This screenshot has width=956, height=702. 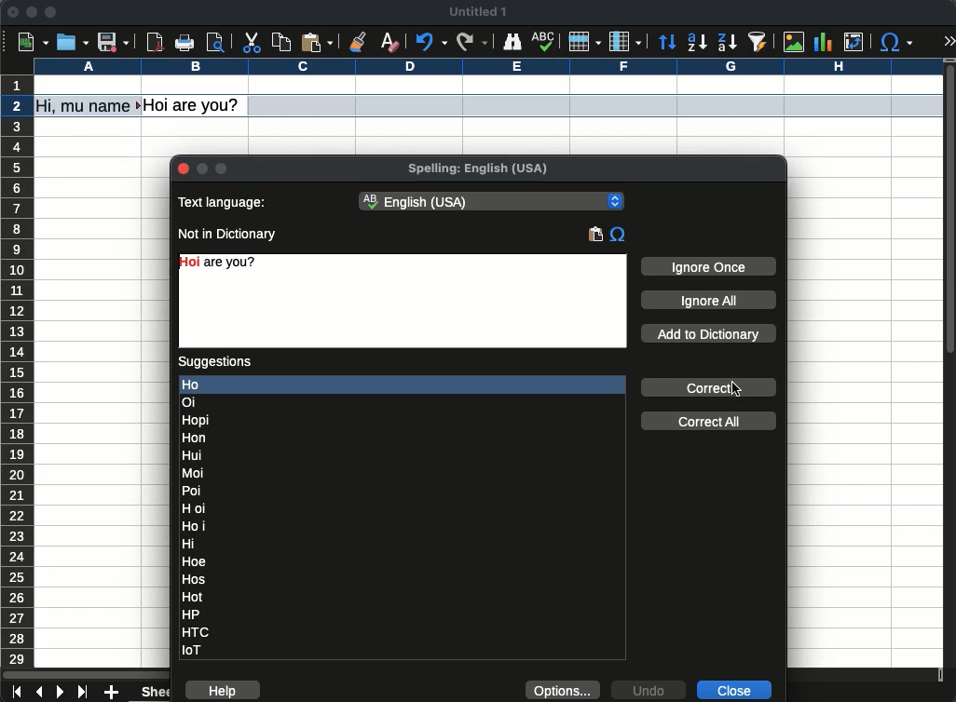 I want to click on new, so click(x=33, y=43).